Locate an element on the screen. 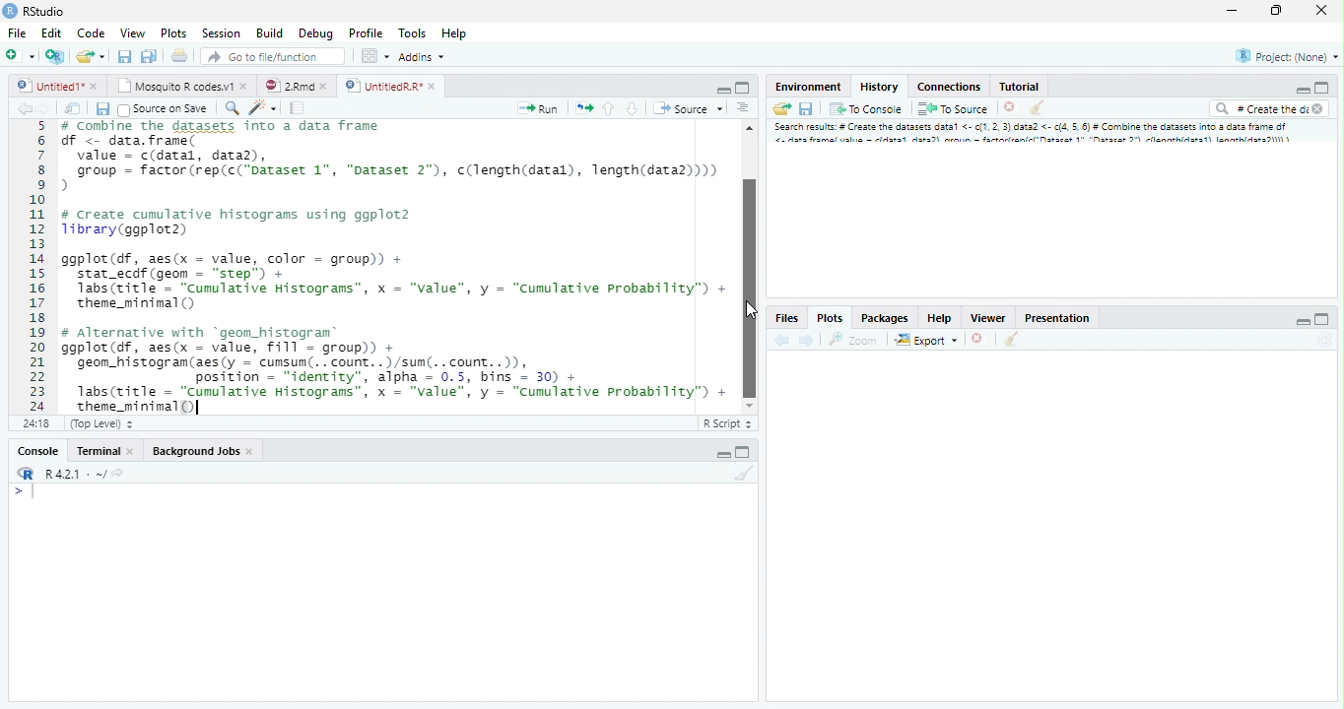  back is located at coordinates (782, 342).